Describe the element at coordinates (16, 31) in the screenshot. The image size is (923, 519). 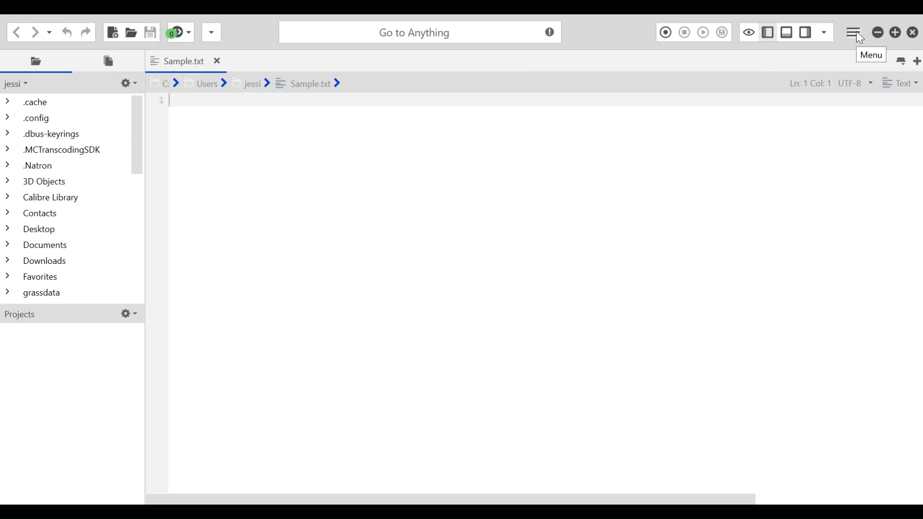
I see `Go back one location` at that location.